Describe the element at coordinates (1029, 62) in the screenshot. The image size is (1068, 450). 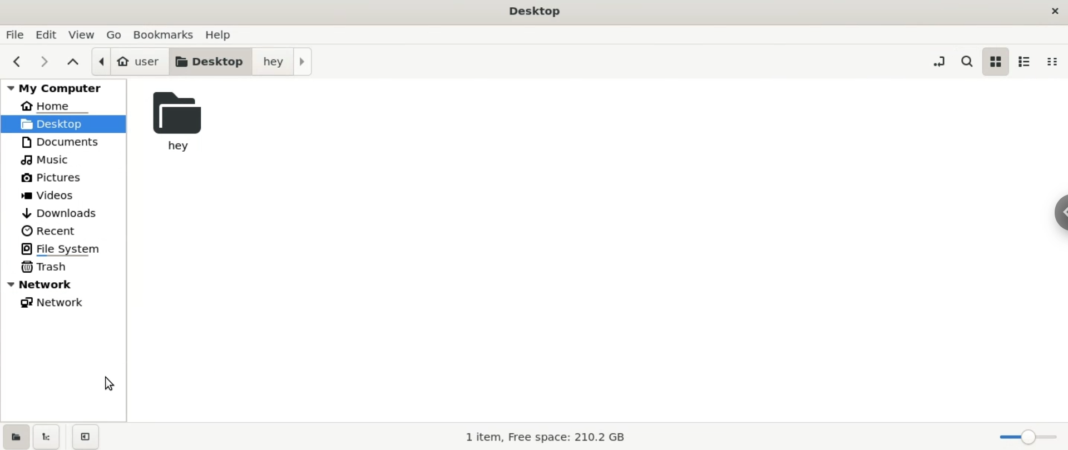
I see `list view` at that location.